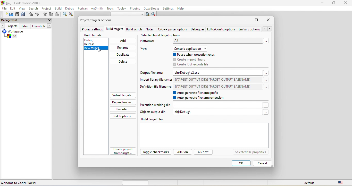 The image size is (352, 186). I want to click on copy, so click(51, 14).